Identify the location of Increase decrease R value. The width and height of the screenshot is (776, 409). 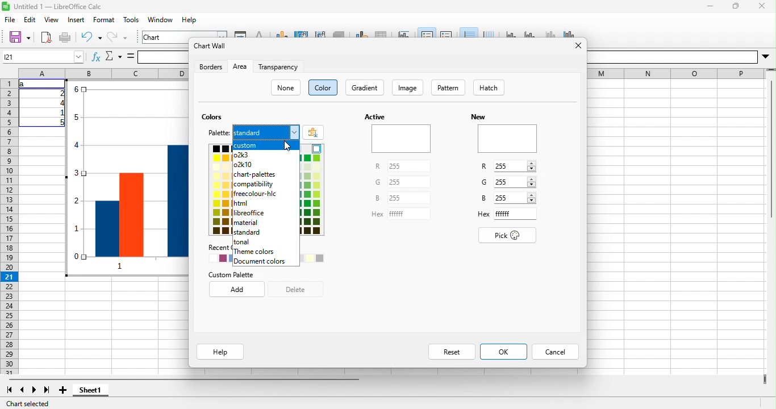
(532, 166).